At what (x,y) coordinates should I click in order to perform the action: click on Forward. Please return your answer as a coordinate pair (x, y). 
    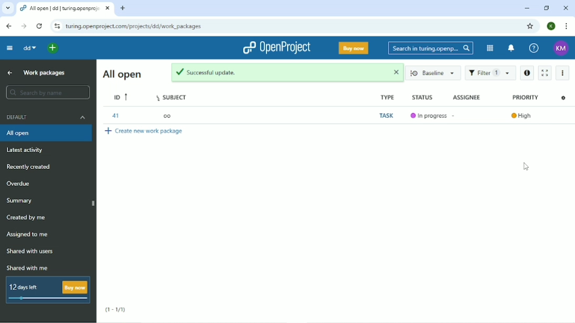
    Looking at the image, I should click on (24, 26).